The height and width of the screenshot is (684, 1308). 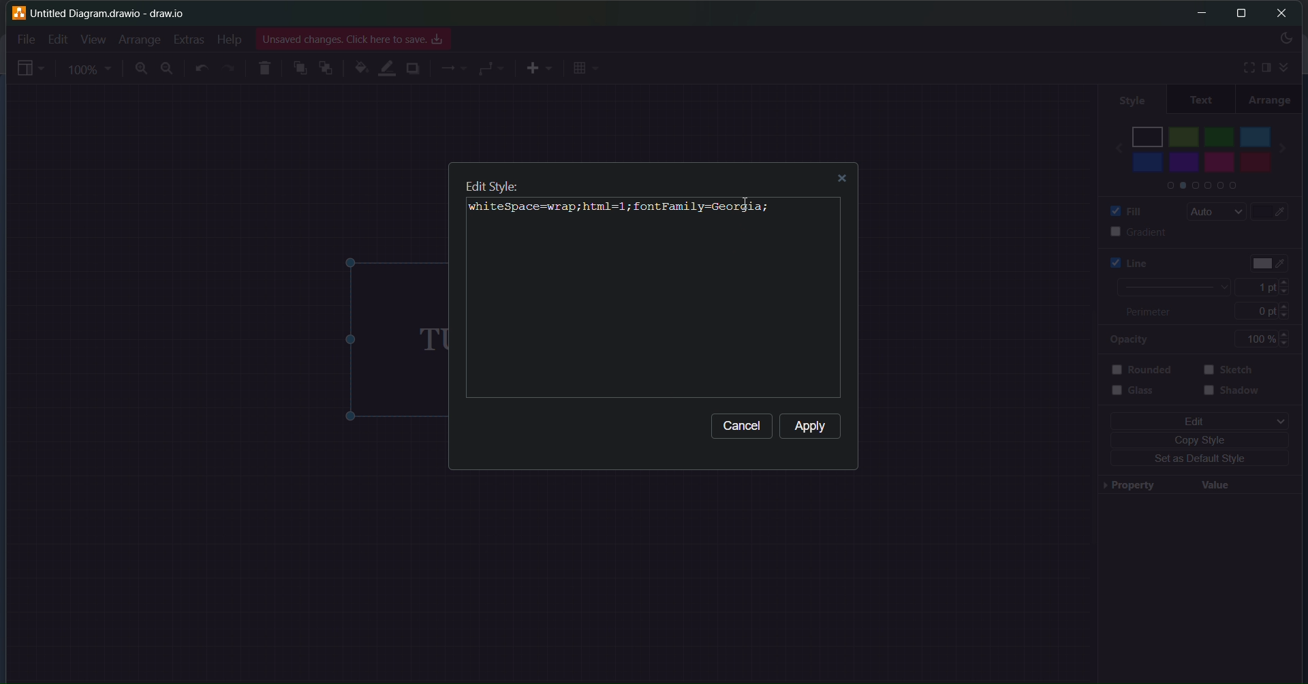 What do you see at coordinates (1186, 162) in the screenshot?
I see `purple` at bounding box center [1186, 162].